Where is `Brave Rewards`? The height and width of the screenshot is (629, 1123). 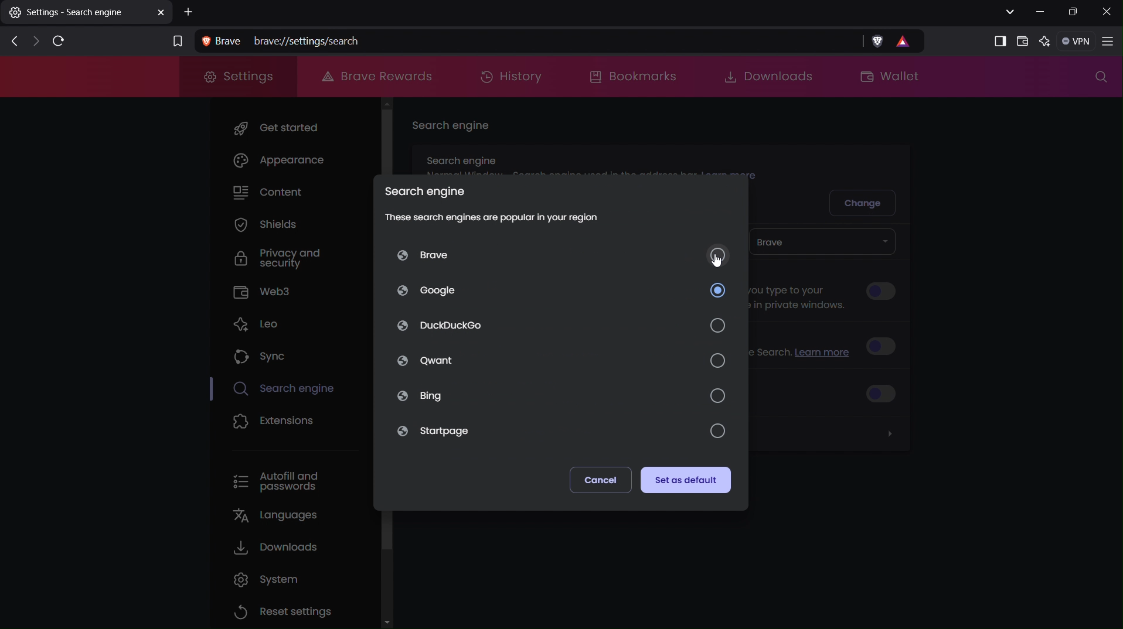 Brave Rewards is located at coordinates (375, 76).